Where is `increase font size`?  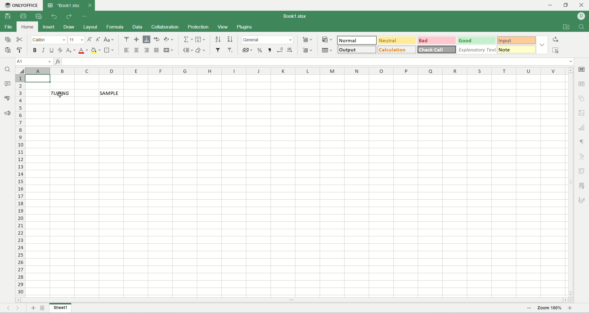
increase font size is located at coordinates (90, 40).